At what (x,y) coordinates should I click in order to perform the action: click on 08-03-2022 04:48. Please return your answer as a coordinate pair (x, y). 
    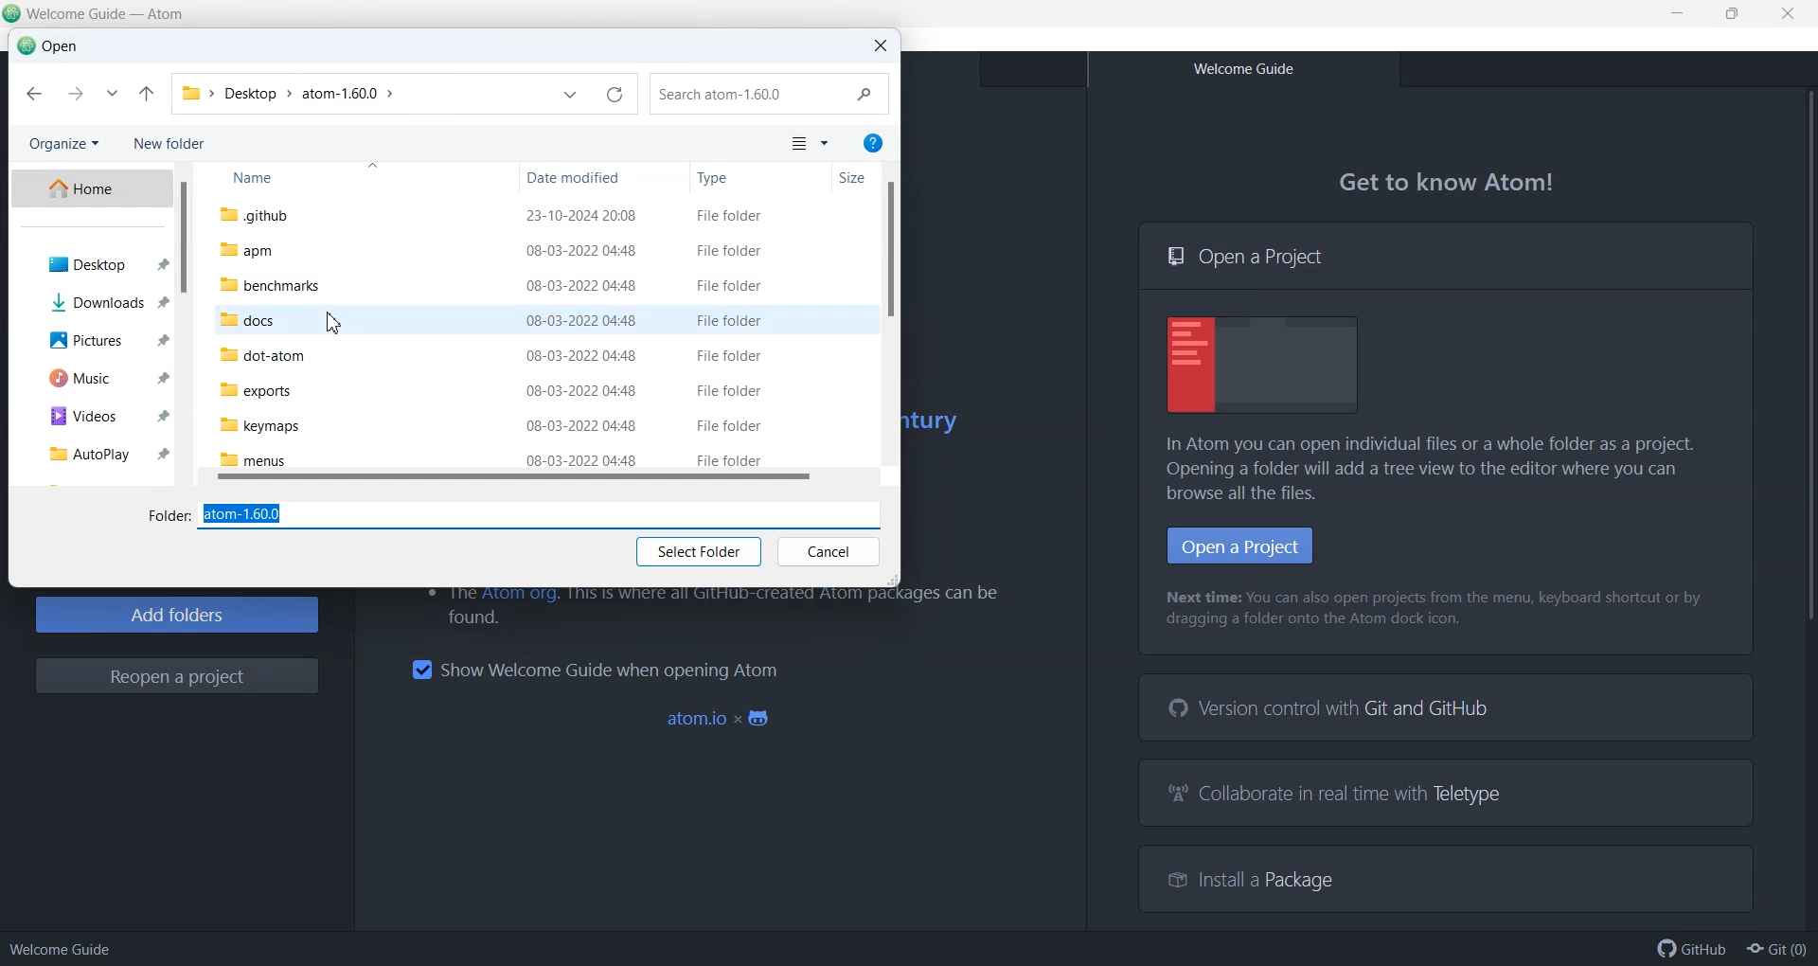
    Looking at the image, I should click on (581, 355).